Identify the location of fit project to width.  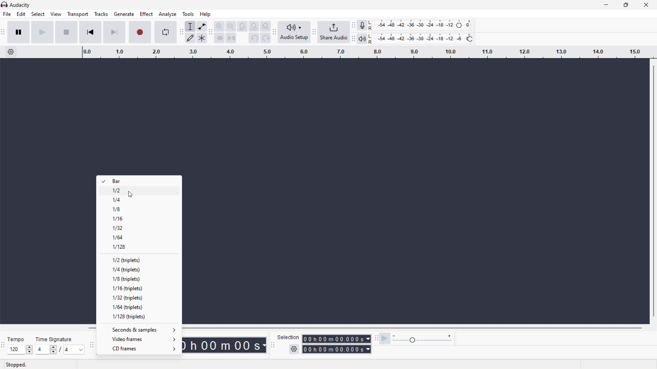
(254, 26).